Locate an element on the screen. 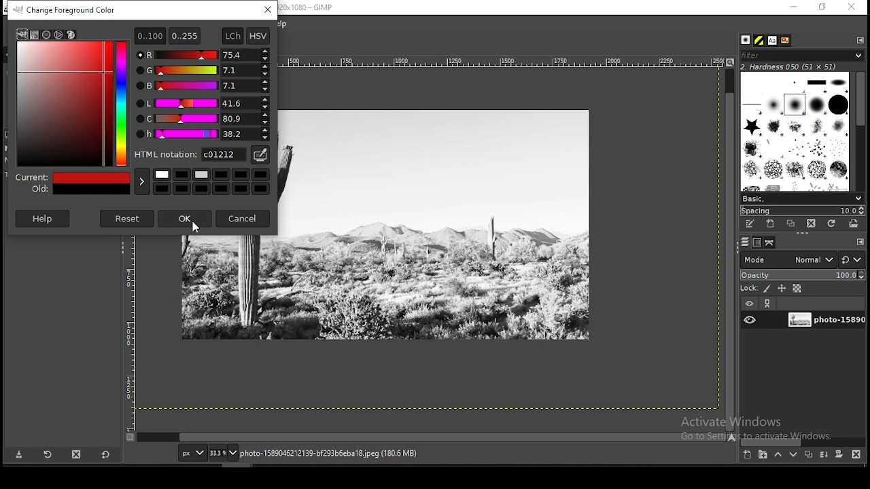 This screenshot has width=870, height=489. brushes is located at coordinates (796, 131).